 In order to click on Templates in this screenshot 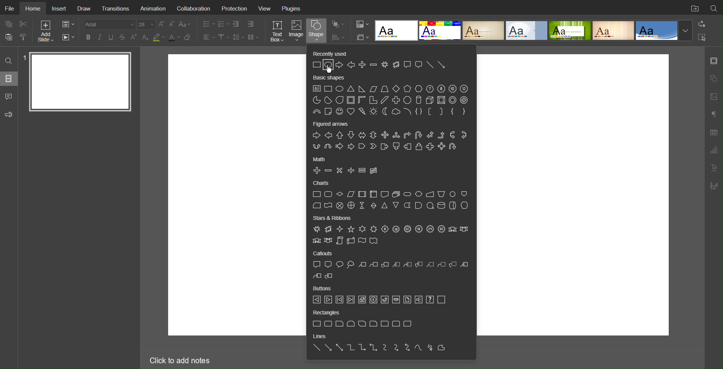, I will do `click(533, 30)`.